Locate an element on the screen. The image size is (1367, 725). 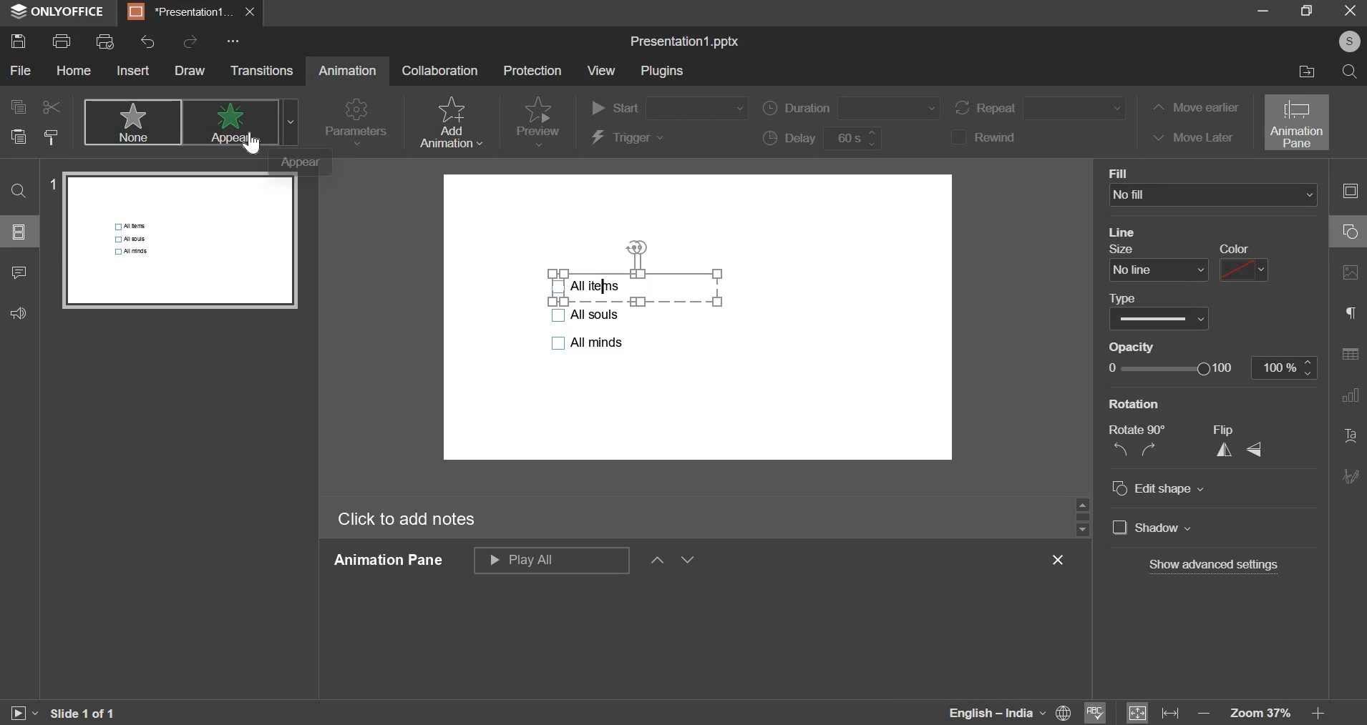
exit is located at coordinates (1344, 14).